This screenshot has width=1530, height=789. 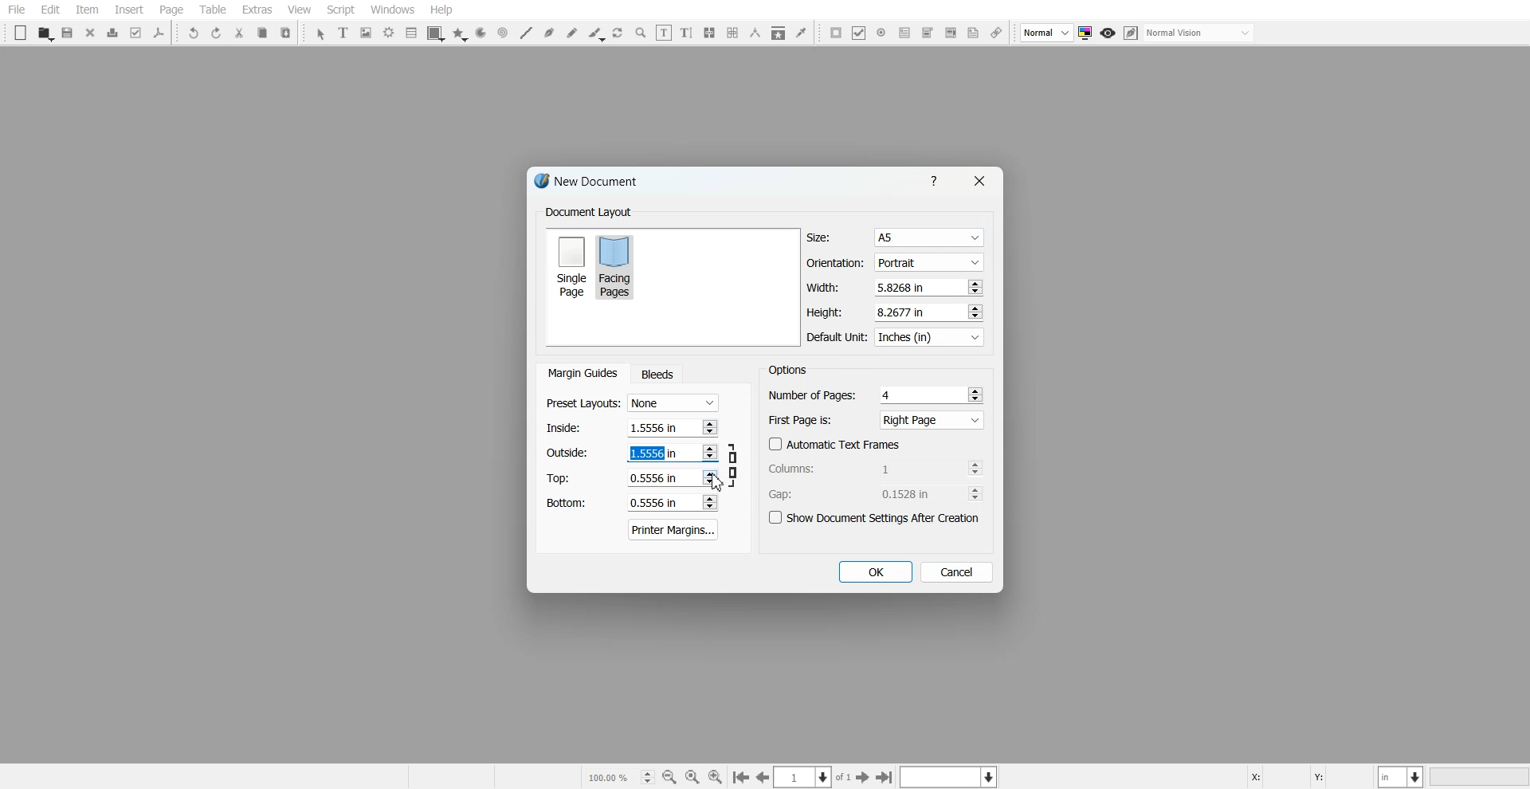 I want to click on Page, so click(x=171, y=10).